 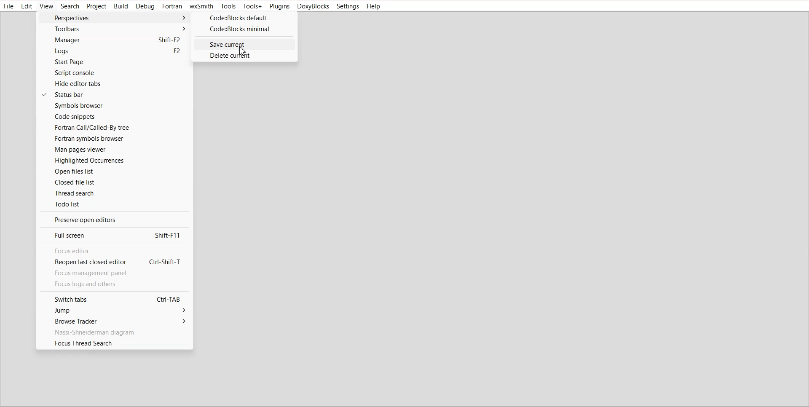 What do you see at coordinates (114, 139) in the screenshot?
I see `Fortran symbols browser` at bounding box center [114, 139].